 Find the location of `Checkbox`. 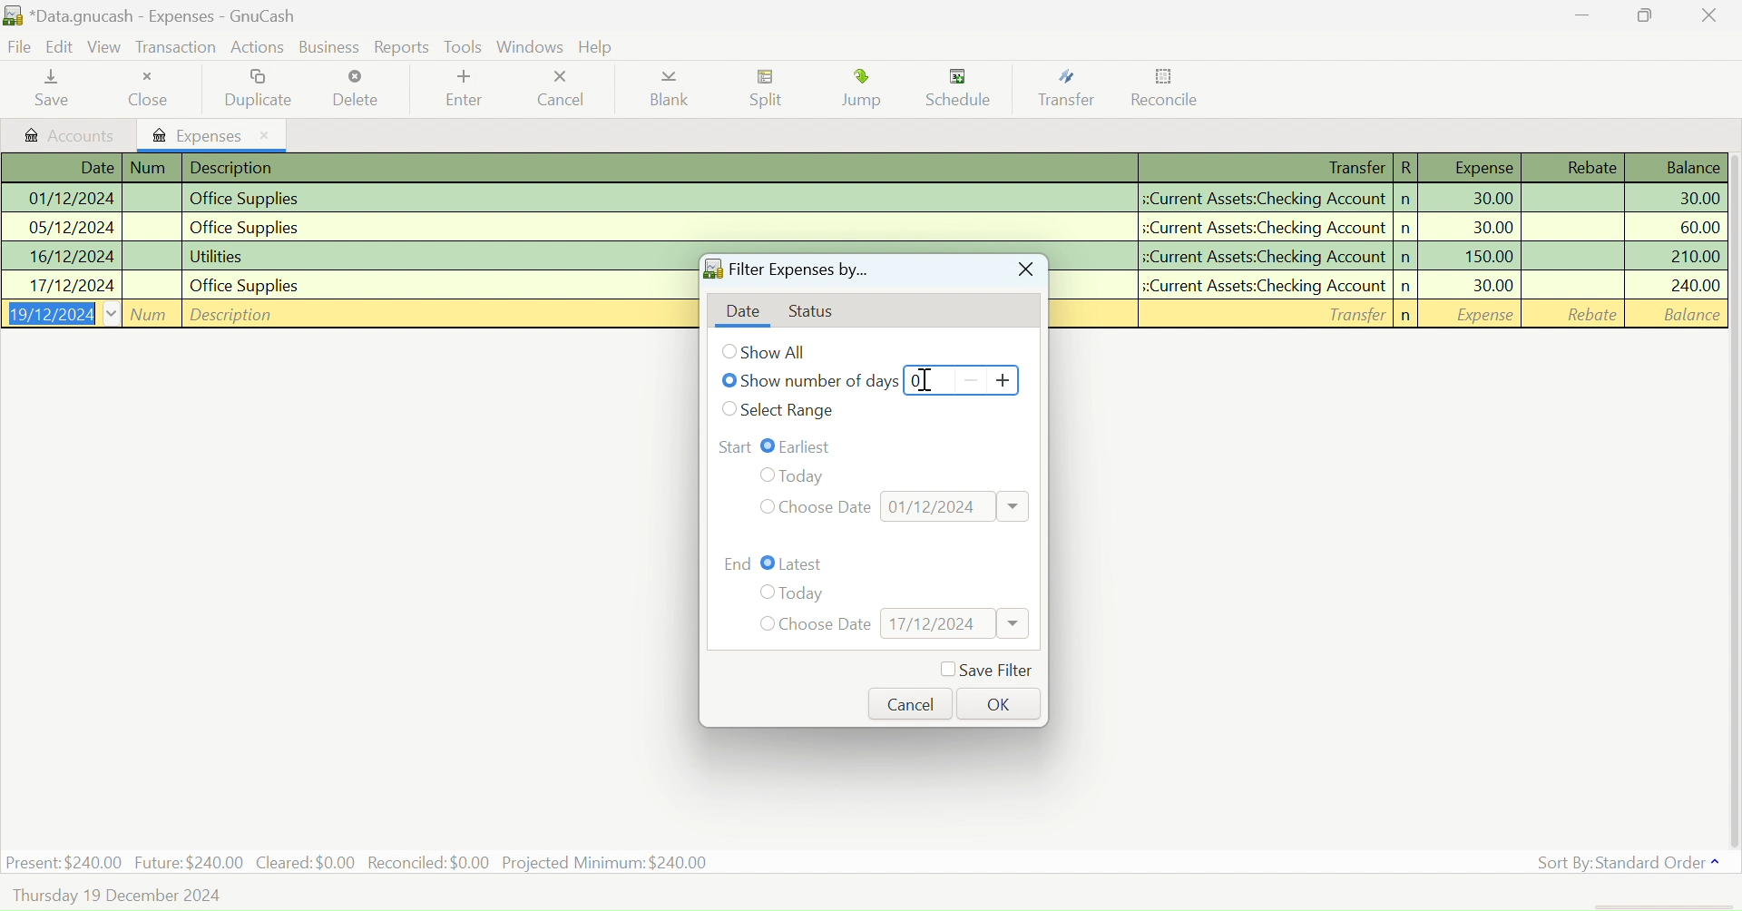

Checkbox is located at coordinates (764, 506).